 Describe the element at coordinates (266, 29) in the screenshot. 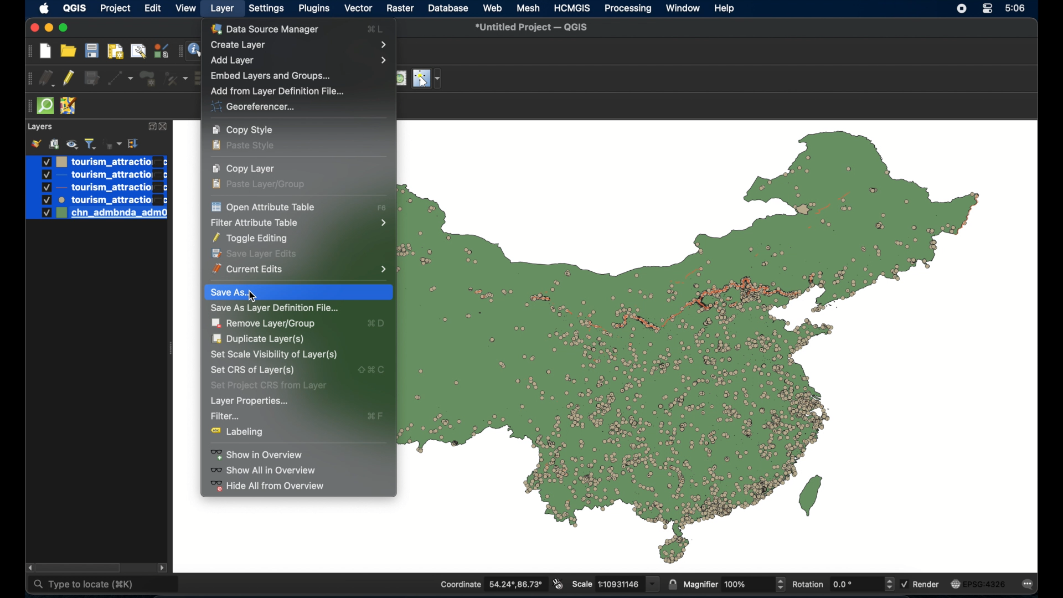

I see `data source manager ` at that location.